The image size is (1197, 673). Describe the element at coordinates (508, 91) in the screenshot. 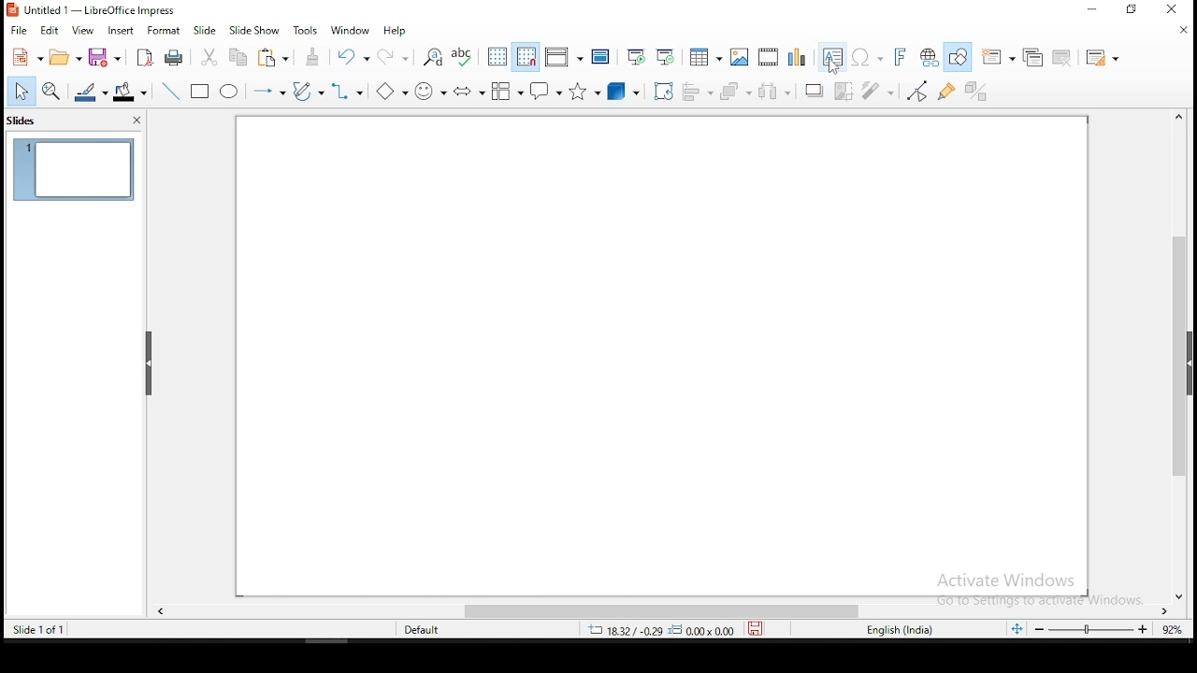

I see `flowchart` at that location.